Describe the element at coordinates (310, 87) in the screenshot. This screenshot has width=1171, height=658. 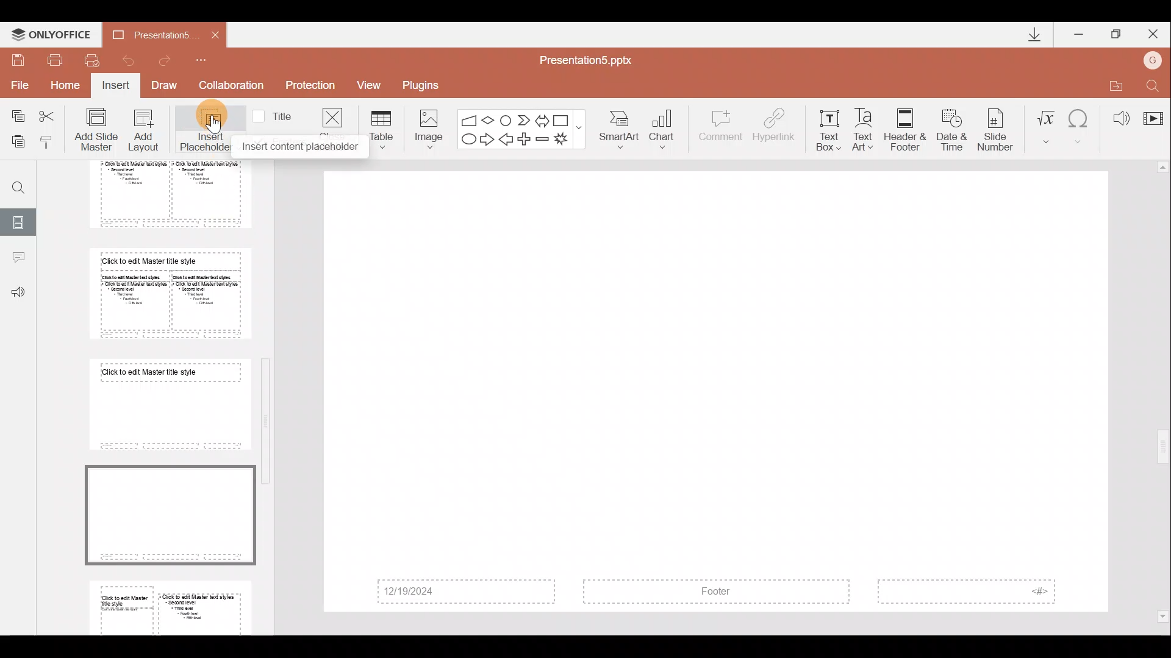
I see `Protection` at that location.